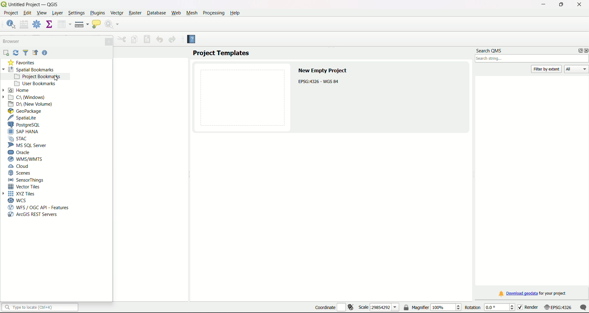 This screenshot has width=589, height=313. I want to click on Save features, so click(148, 39).